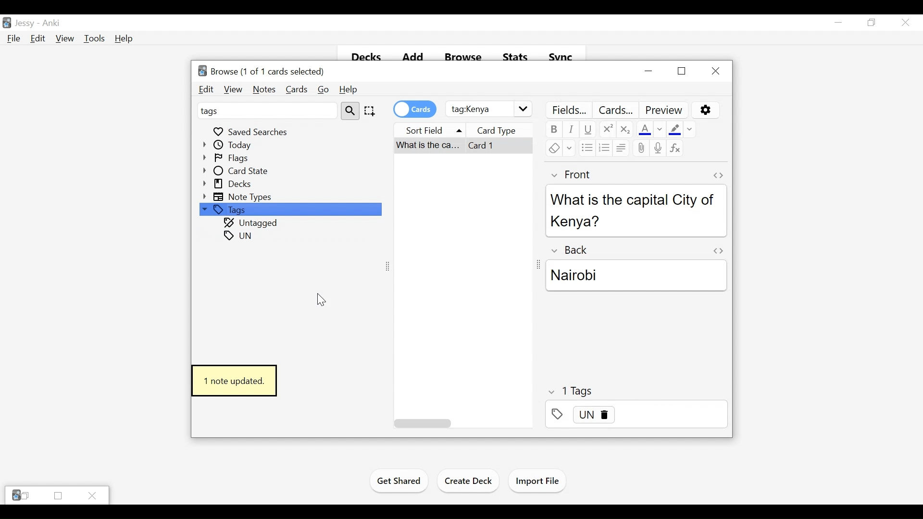  Describe the element at coordinates (607, 130) in the screenshot. I see `Superscript` at that location.